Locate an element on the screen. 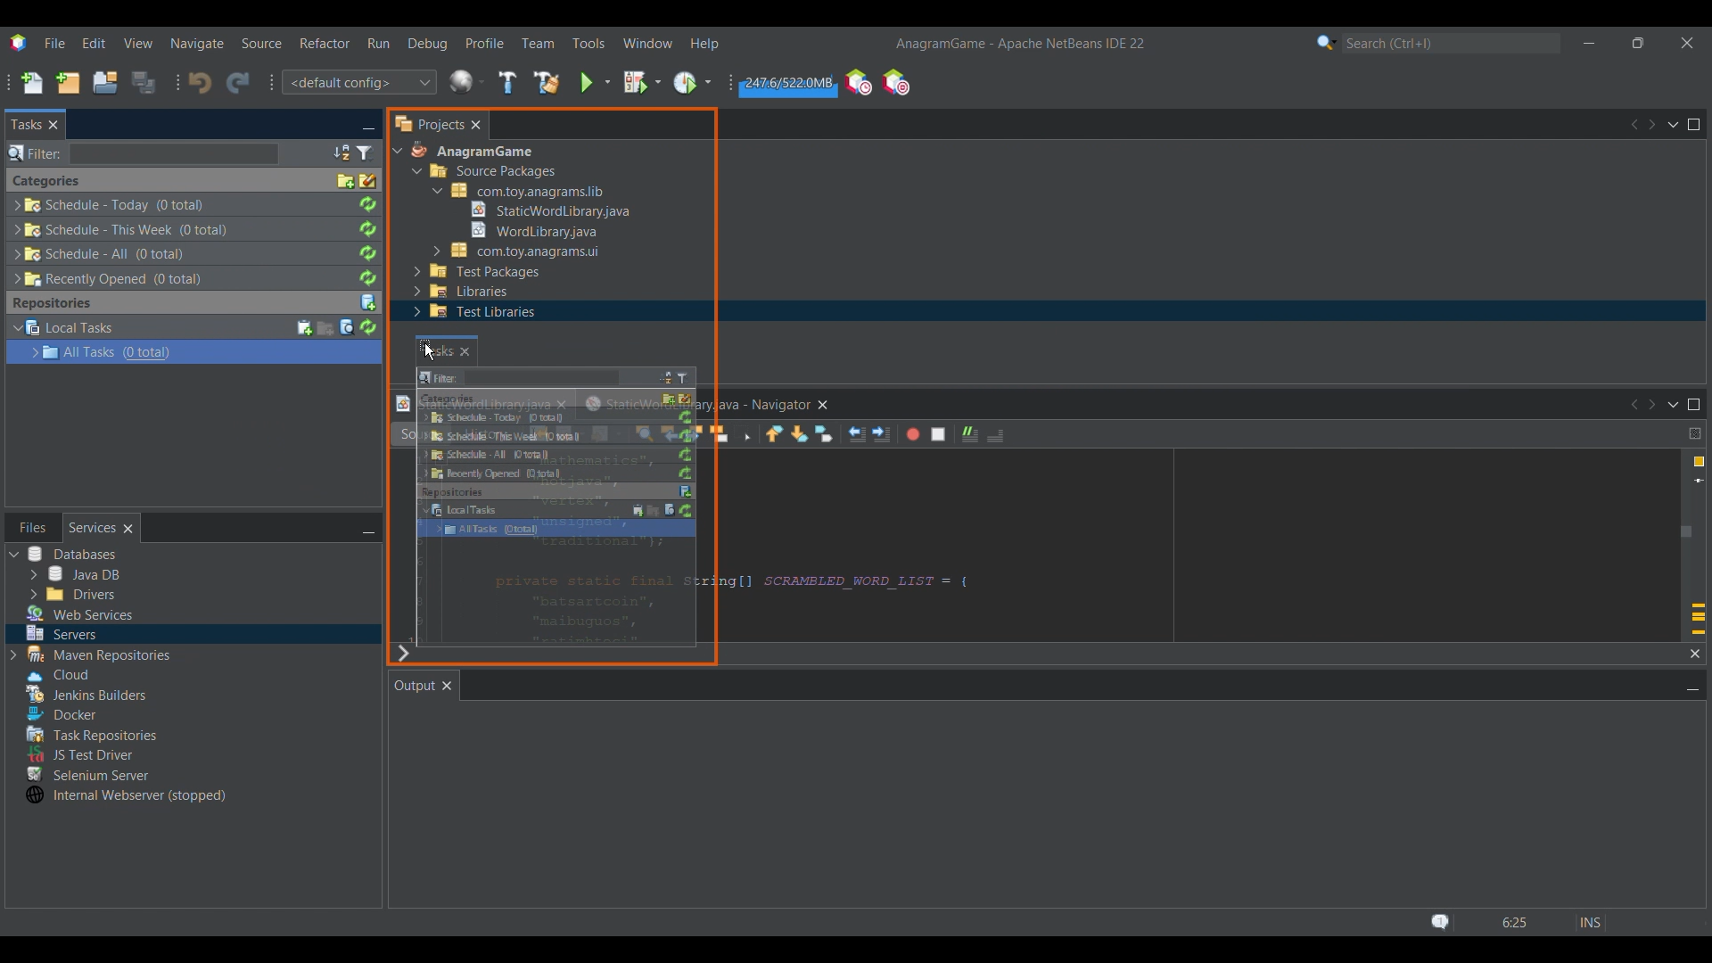 The height and width of the screenshot is (963, 1712).  is located at coordinates (561, 528).